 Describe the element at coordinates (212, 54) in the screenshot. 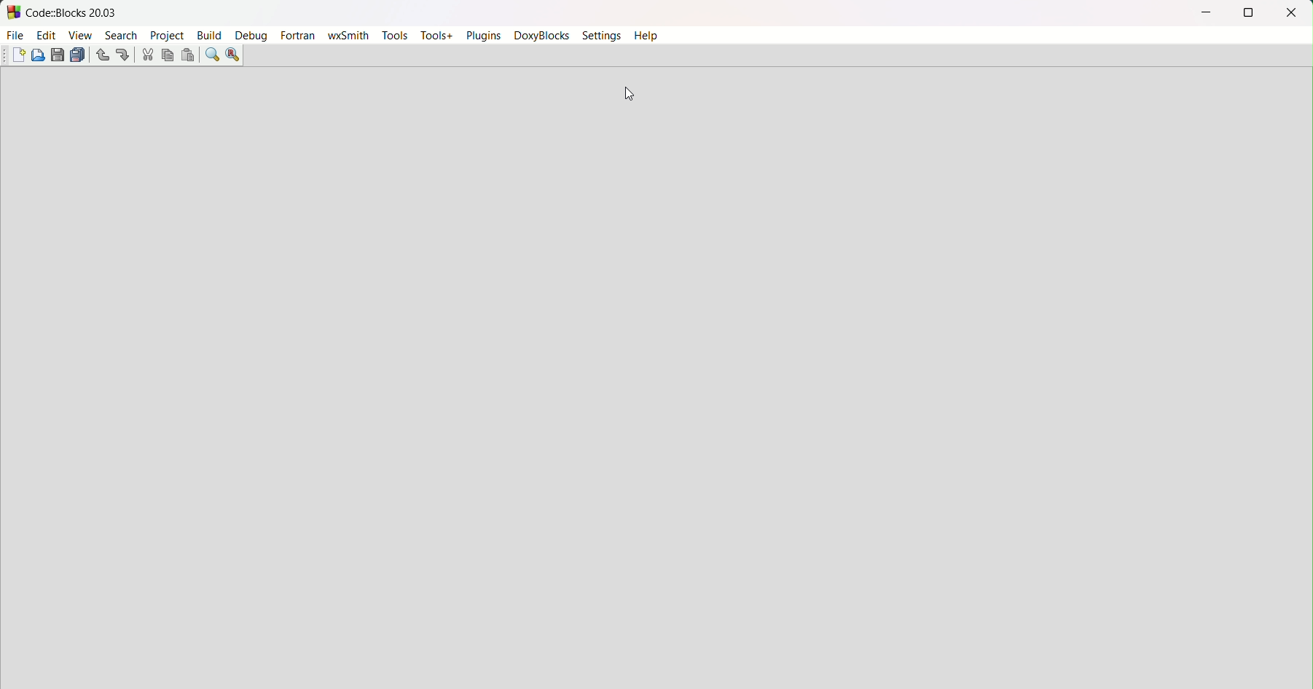

I see `find` at that location.